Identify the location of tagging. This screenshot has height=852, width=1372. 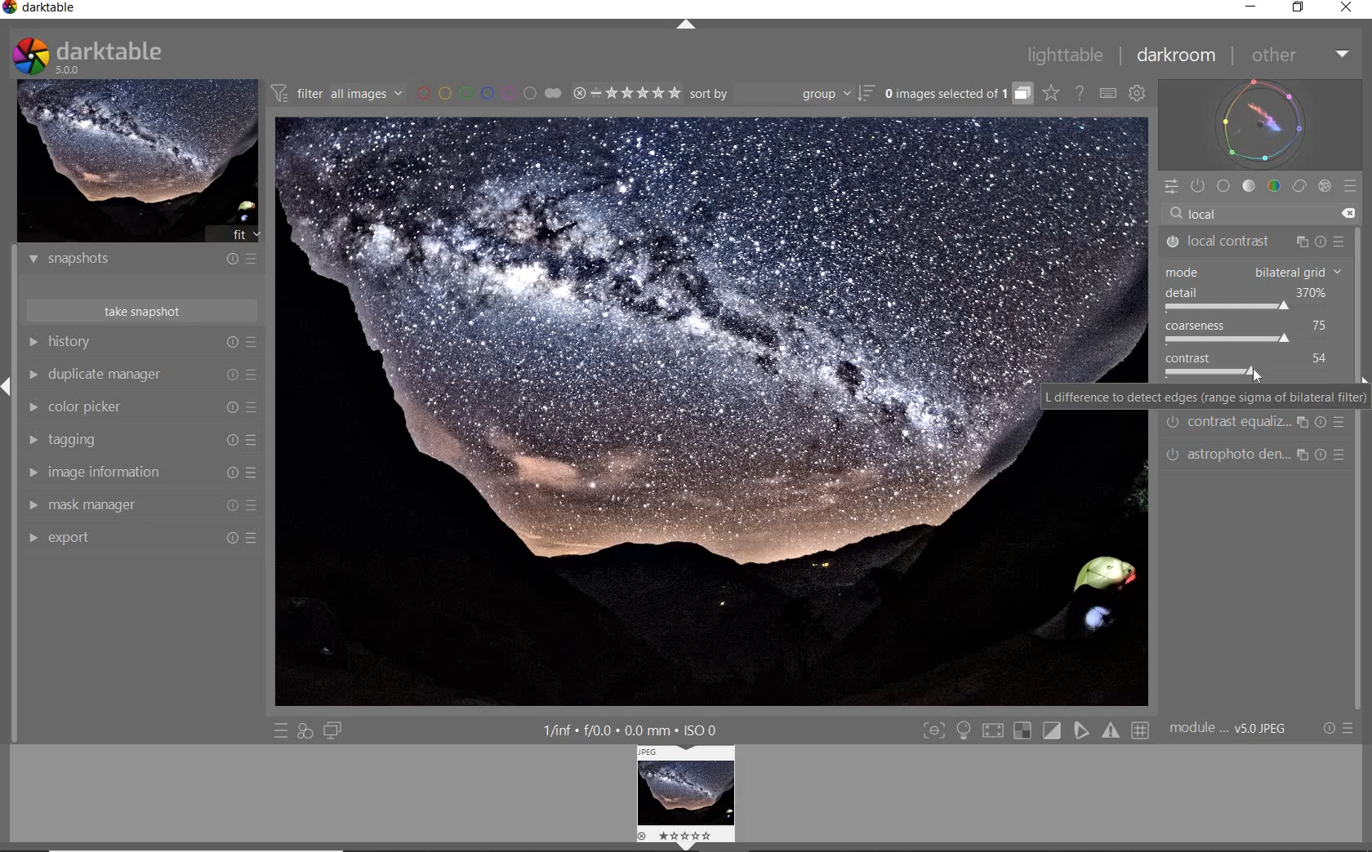
(84, 439).